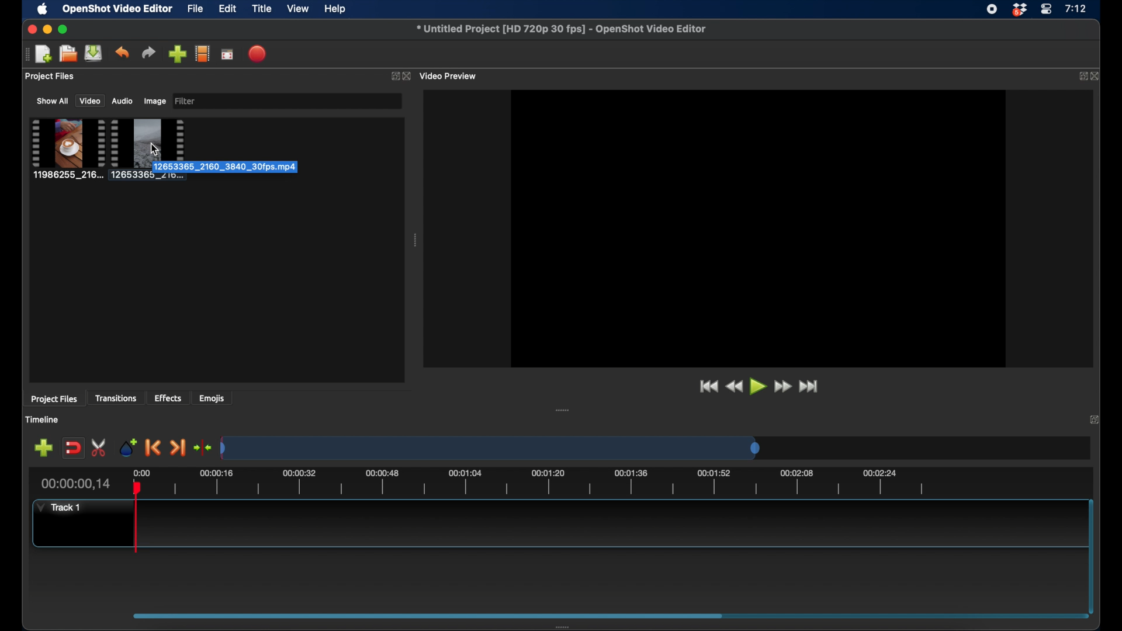 This screenshot has height=631, width=1122. I want to click on Cursor, so click(155, 148).